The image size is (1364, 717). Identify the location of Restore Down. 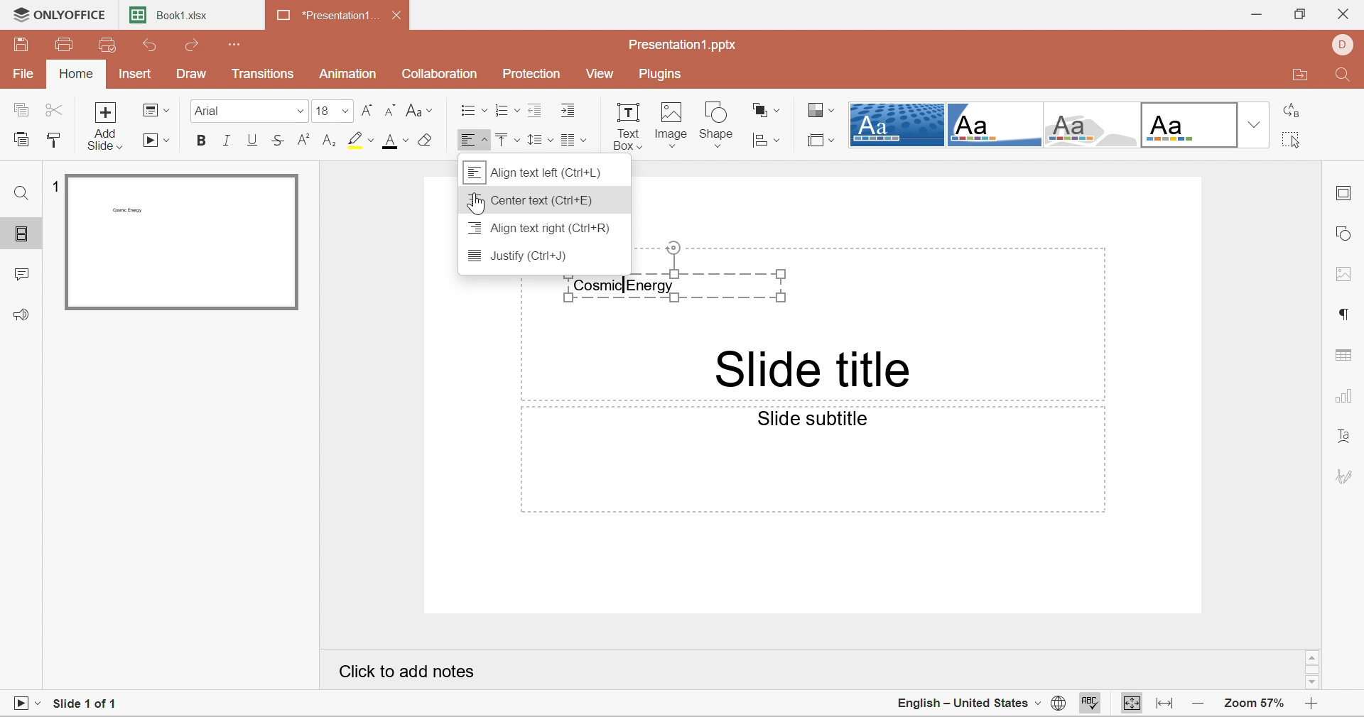
(1299, 14).